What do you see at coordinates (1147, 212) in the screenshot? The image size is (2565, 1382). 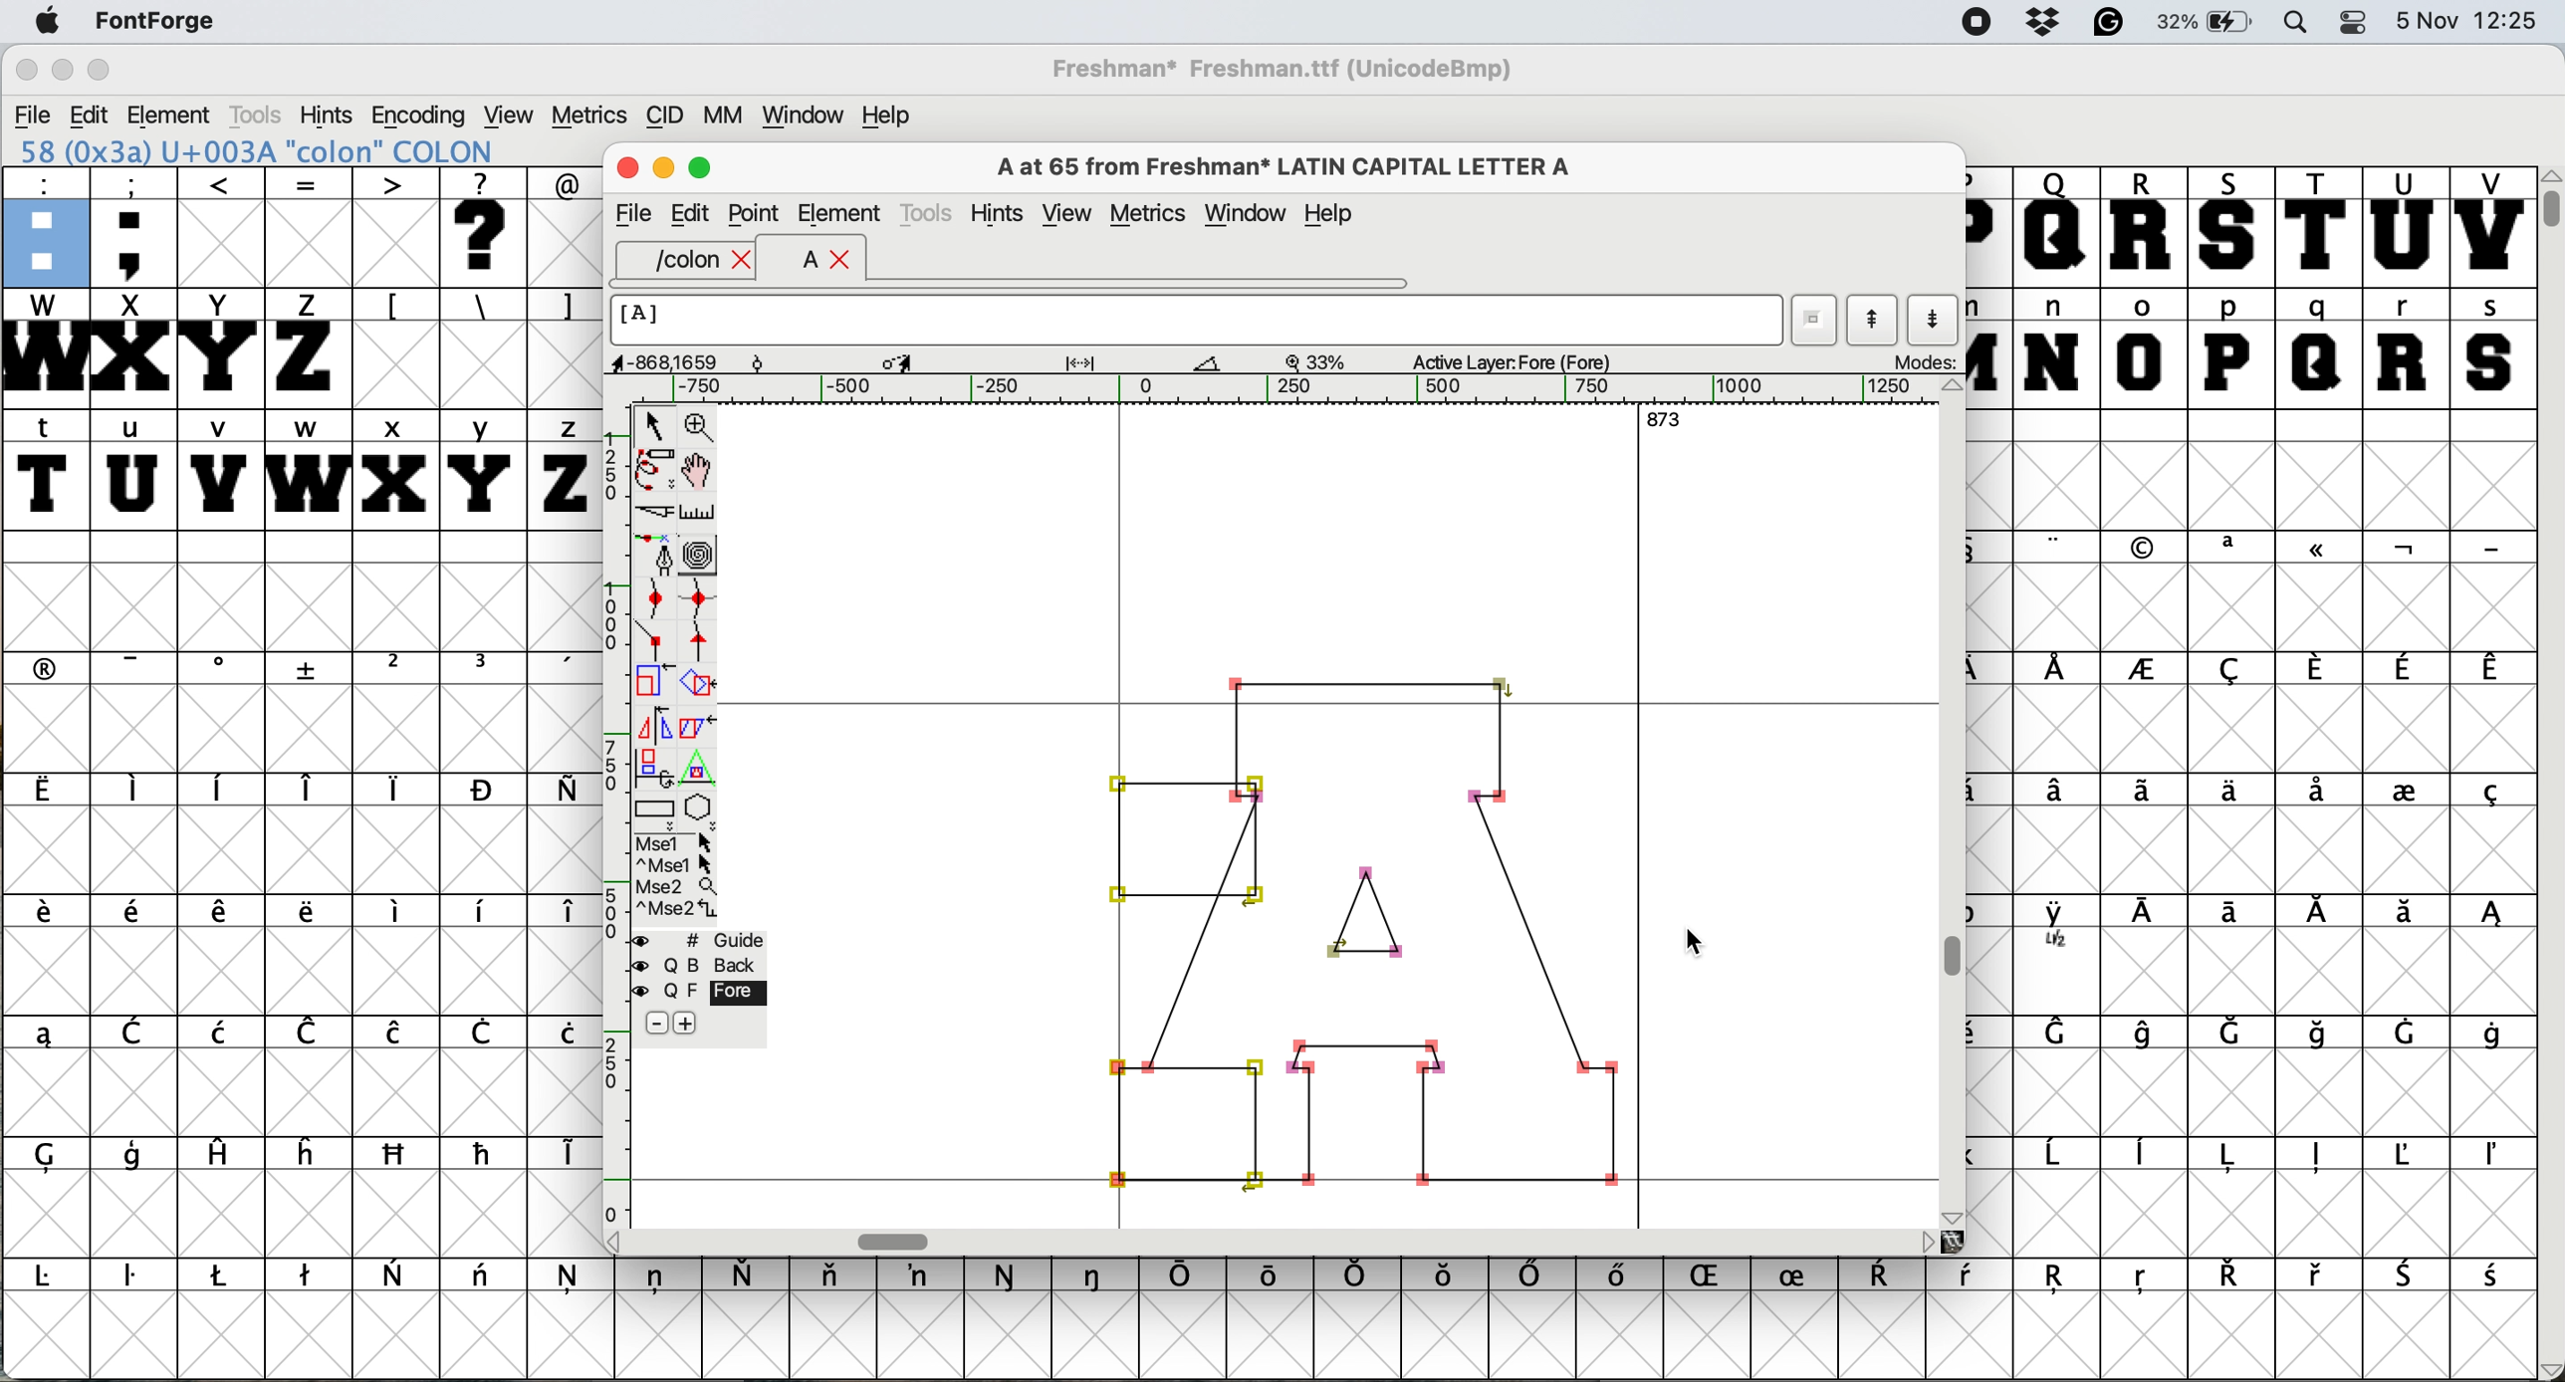 I see `metrics` at bounding box center [1147, 212].